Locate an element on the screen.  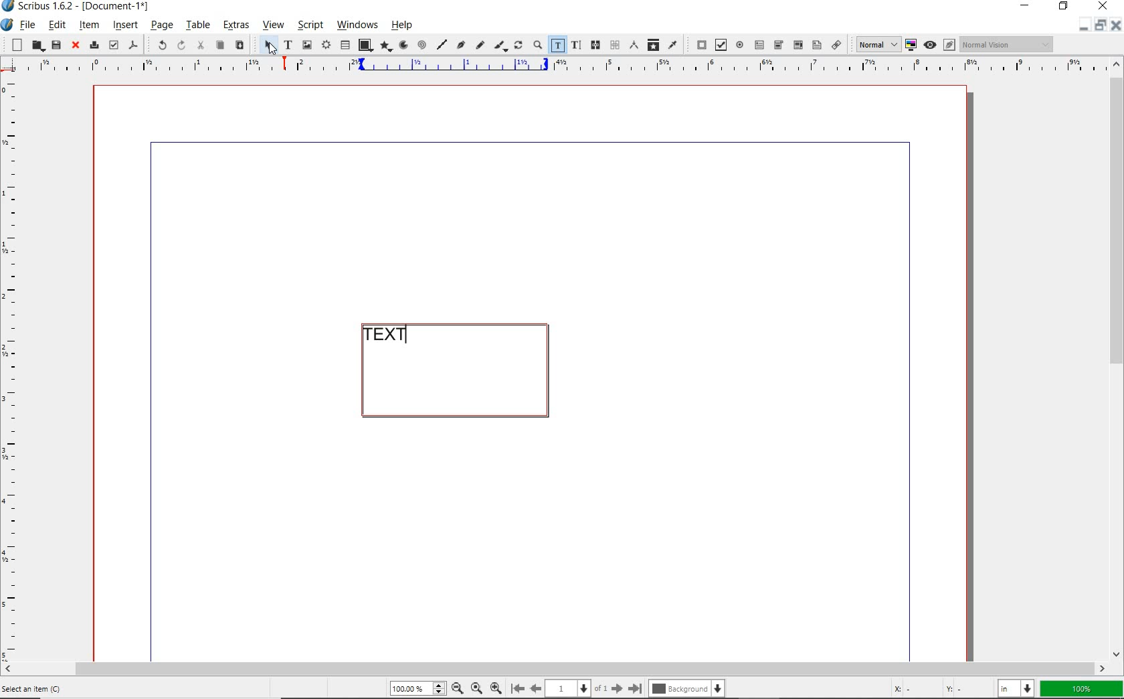
redo is located at coordinates (181, 45).